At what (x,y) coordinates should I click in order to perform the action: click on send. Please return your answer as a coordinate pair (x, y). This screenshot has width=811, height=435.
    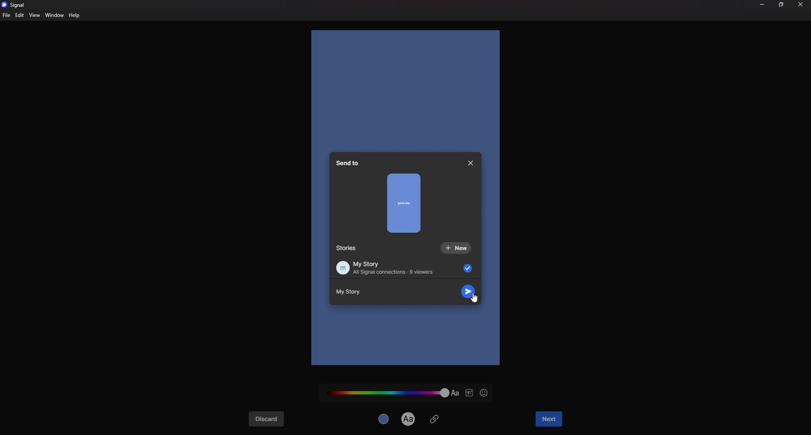
    Looking at the image, I should click on (468, 291).